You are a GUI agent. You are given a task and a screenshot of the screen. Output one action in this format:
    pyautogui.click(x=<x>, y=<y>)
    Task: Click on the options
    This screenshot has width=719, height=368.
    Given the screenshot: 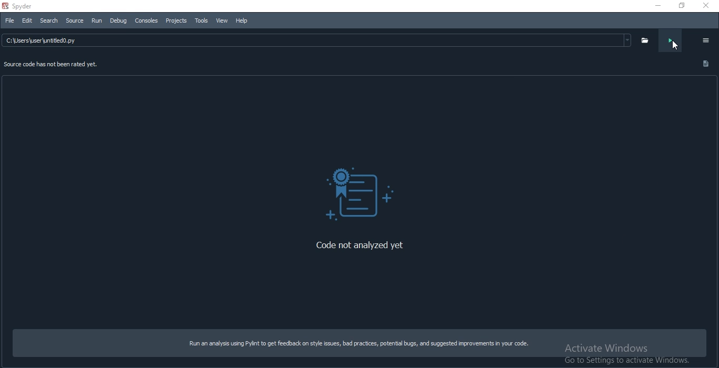 What is the action you would take?
    pyautogui.click(x=705, y=40)
    